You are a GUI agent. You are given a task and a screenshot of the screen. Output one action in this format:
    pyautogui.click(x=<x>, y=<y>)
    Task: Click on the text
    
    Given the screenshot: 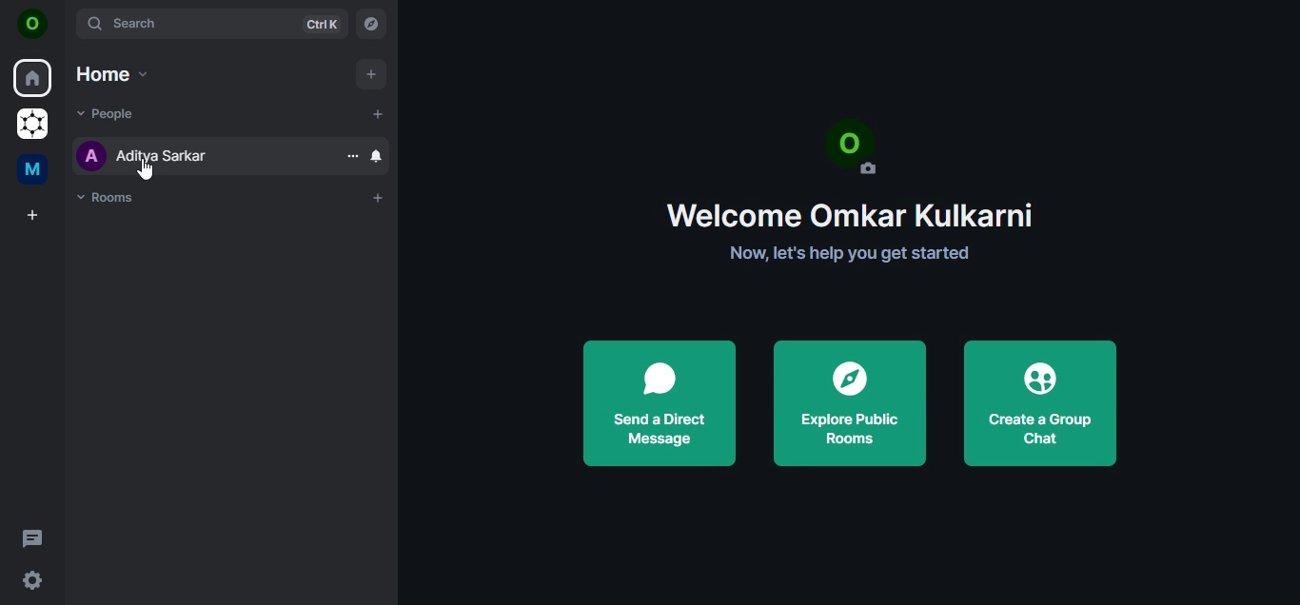 What is the action you would take?
    pyautogui.click(x=851, y=188)
    